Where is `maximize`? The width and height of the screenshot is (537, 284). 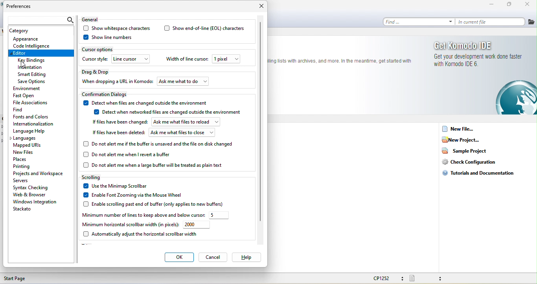
maximize is located at coordinates (511, 4).